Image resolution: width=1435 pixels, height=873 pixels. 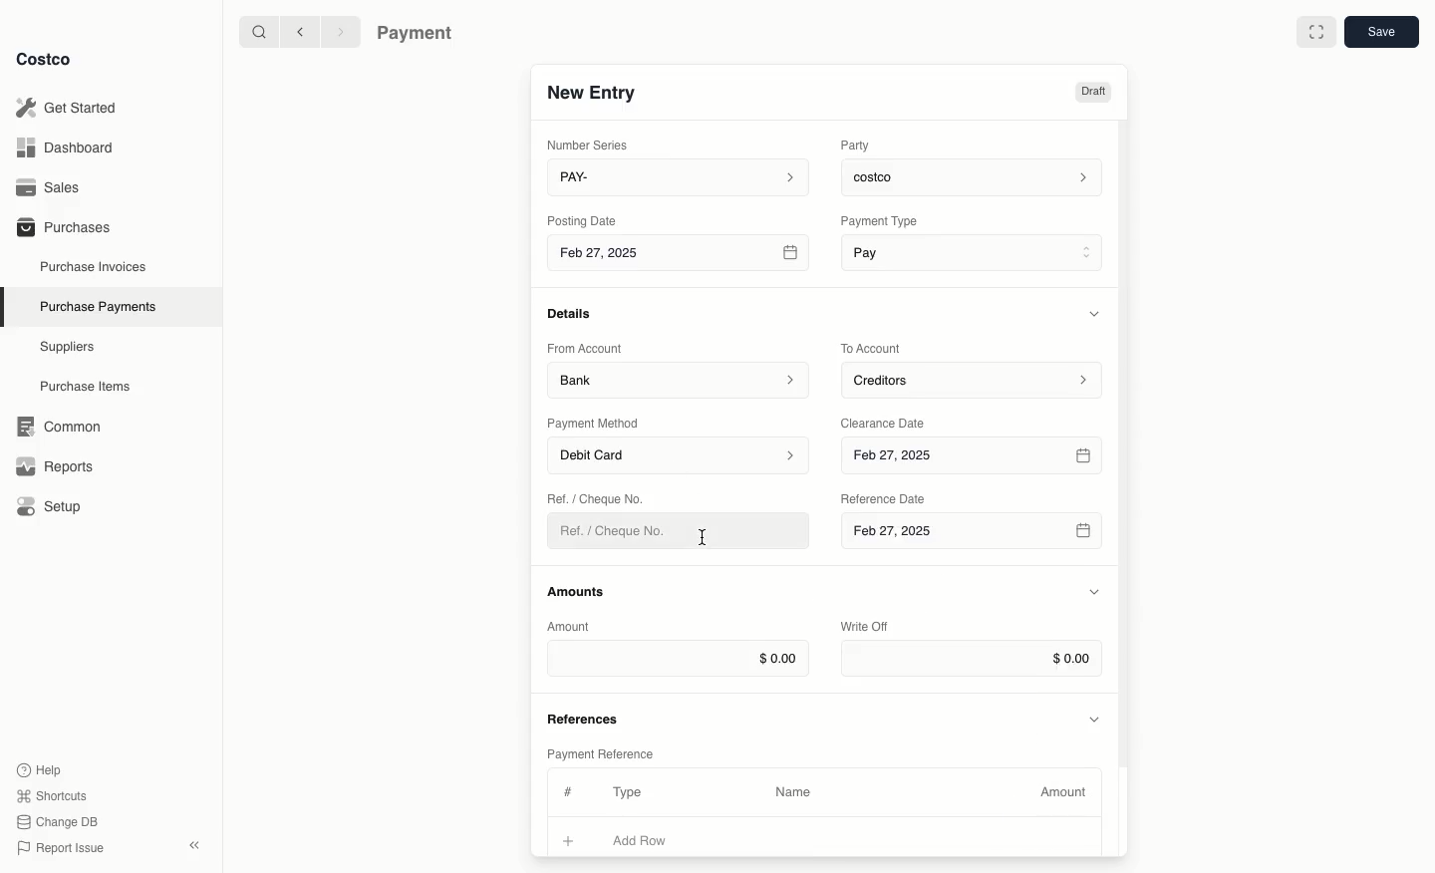 What do you see at coordinates (706, 539) in the screenshot?
I see `cursor` at bounding box center [706, 539].